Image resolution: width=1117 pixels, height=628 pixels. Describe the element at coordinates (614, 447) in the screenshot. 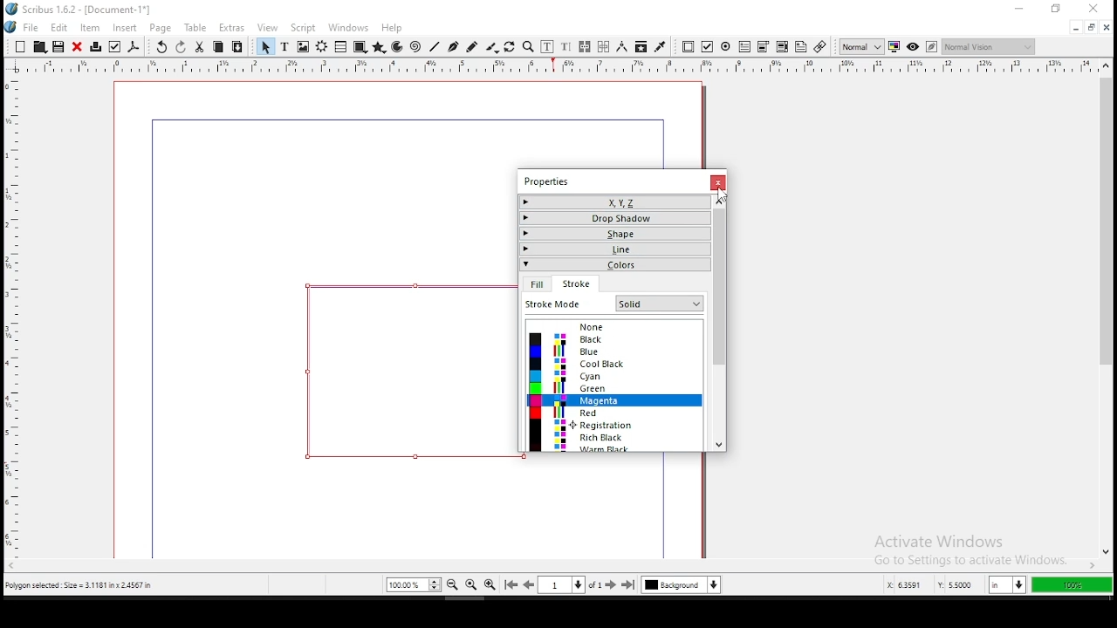

I see `warm black` at that location.